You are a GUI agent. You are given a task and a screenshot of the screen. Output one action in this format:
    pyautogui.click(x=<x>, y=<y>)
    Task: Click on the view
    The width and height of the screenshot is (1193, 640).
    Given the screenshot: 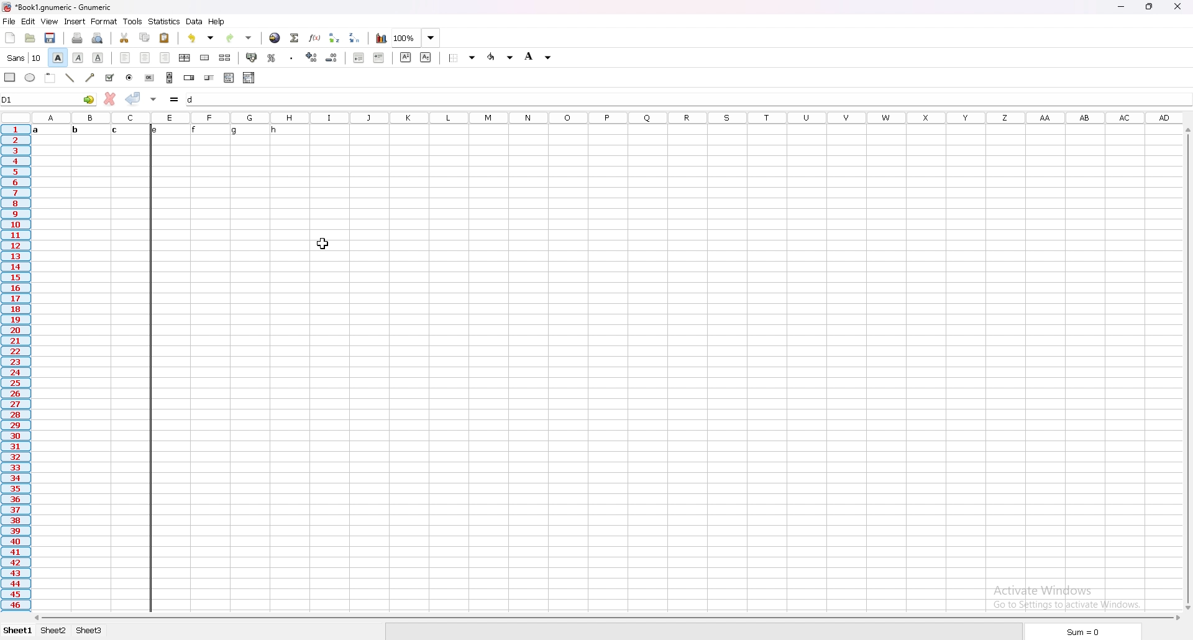 What is the action you would take?
    pyautogui.click(x=50, y=21)
    